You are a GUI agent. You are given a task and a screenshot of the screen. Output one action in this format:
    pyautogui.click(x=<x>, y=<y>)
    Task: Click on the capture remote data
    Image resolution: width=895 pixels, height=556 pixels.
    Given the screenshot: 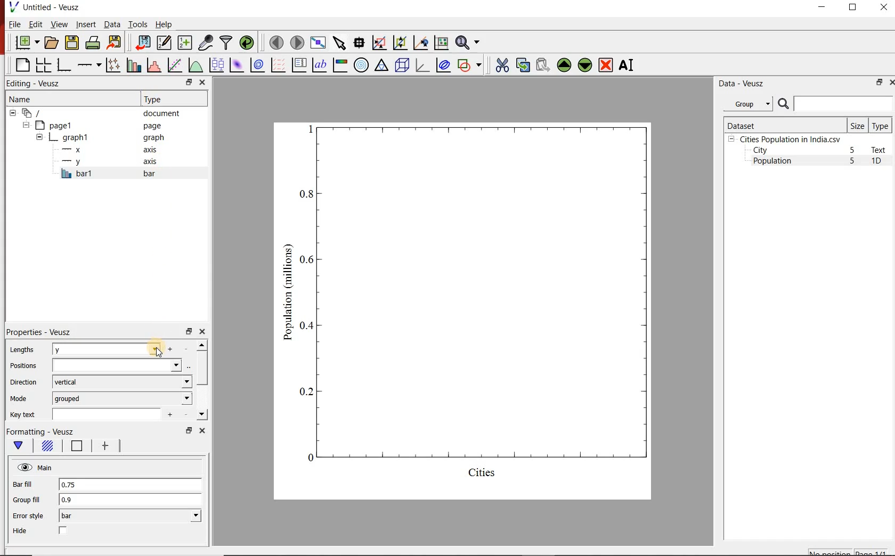 What is the action you would take?
    pyautogui.click(x=205, y=43)
    